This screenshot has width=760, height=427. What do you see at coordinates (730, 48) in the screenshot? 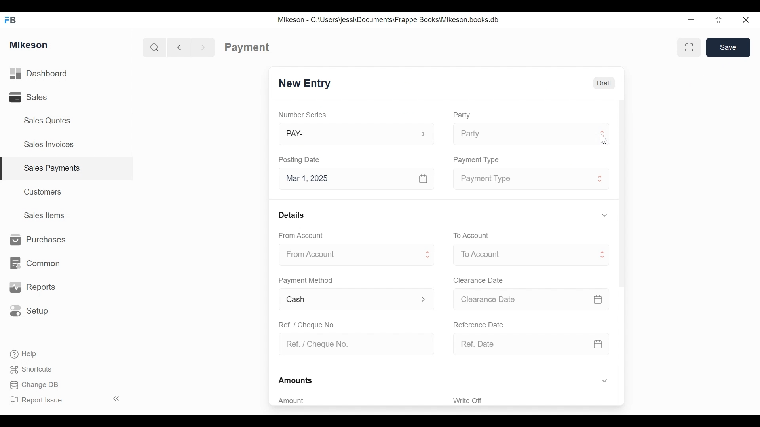
I see `Save` at bounding box center [730, 48].